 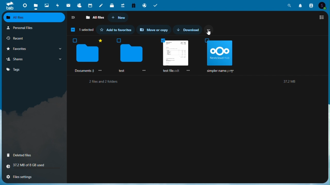 I want to click on mail, so click(x=69, y=5).